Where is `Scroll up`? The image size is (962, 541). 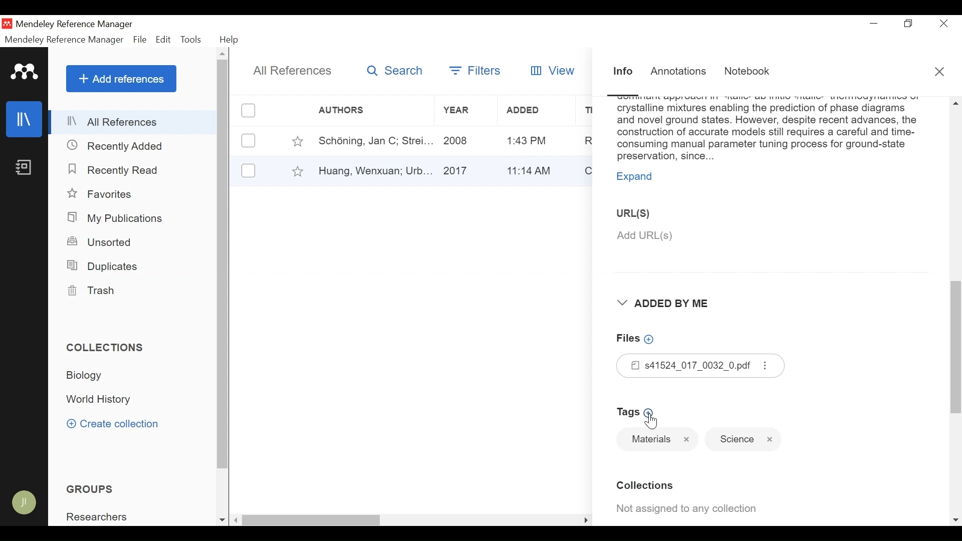 Scroll up is located at coordinates (954, 103).